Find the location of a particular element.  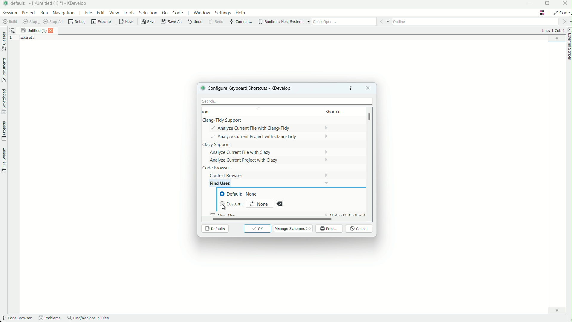

undo is located at coordinates (195, 22).